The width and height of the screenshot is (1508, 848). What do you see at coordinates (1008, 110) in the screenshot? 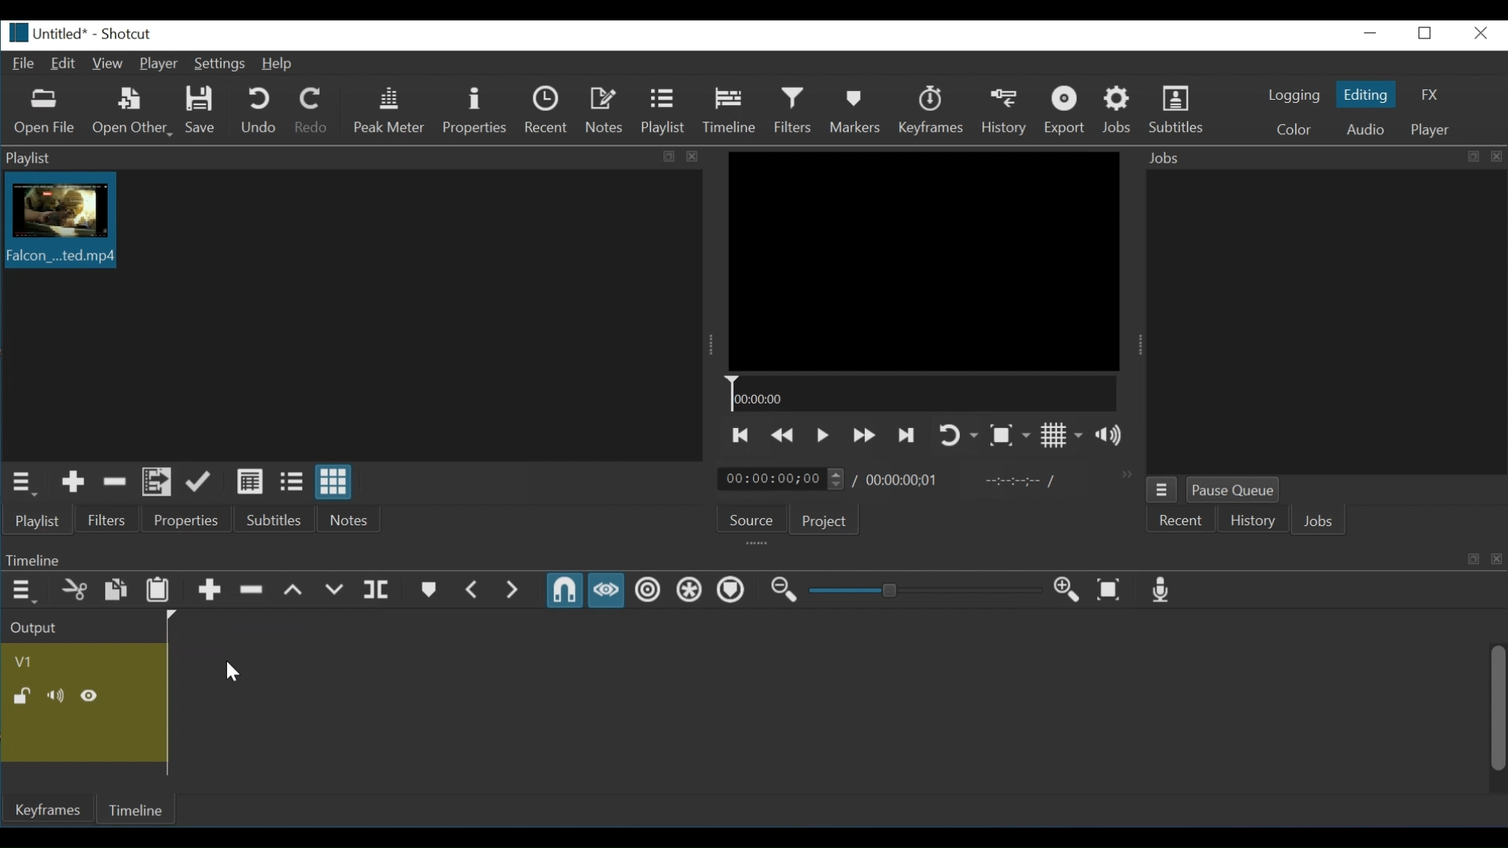
I see `History` at bounding box center [1008, 110].